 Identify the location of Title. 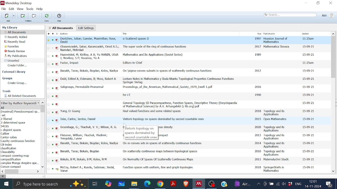
(157, 167).